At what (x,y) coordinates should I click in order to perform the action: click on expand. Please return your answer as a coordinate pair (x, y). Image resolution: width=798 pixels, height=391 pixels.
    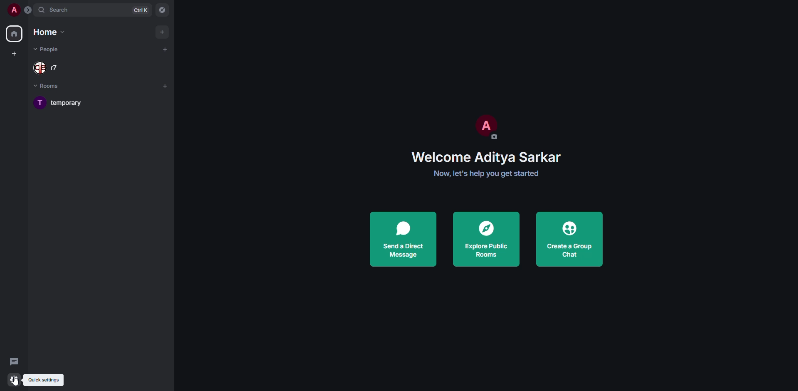
    Looking at the image, I should click on (29, 9).